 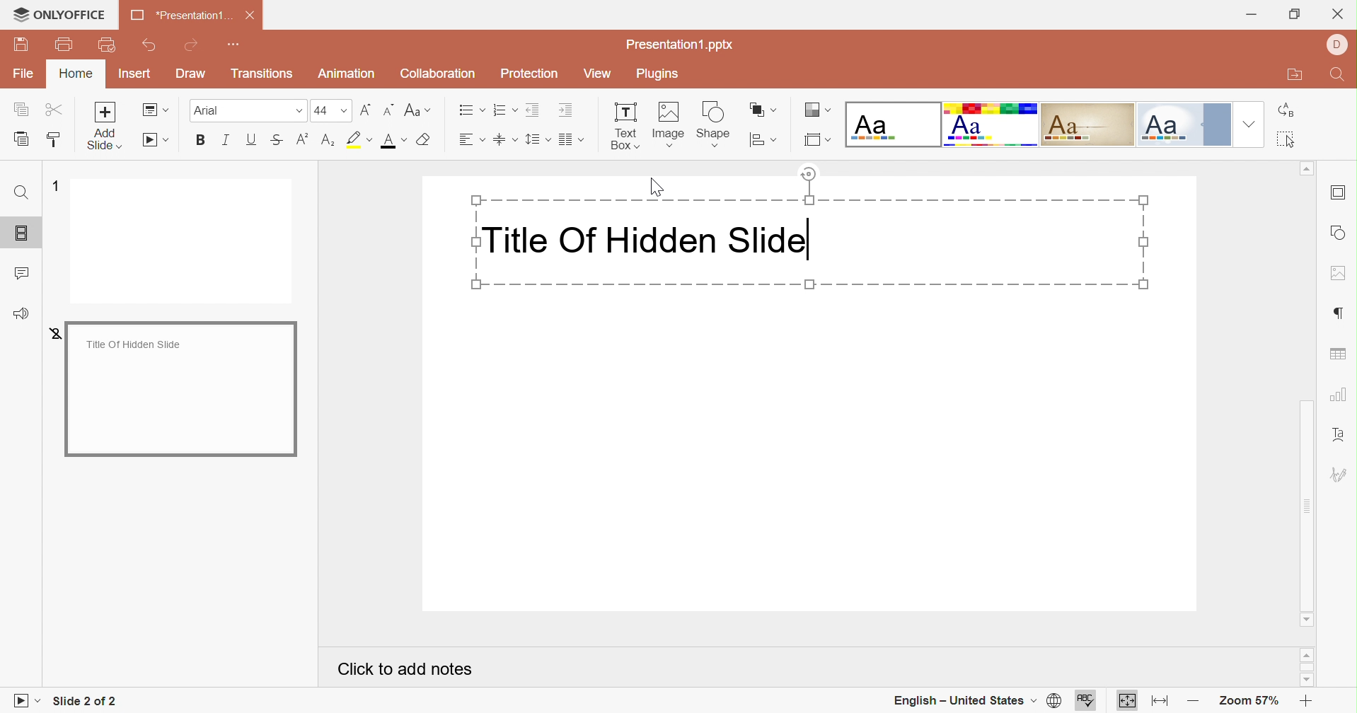 What do you see at coordinates (1288, 139) in the screenshot?
I see `Select all` at bounding box center [1288, 139].